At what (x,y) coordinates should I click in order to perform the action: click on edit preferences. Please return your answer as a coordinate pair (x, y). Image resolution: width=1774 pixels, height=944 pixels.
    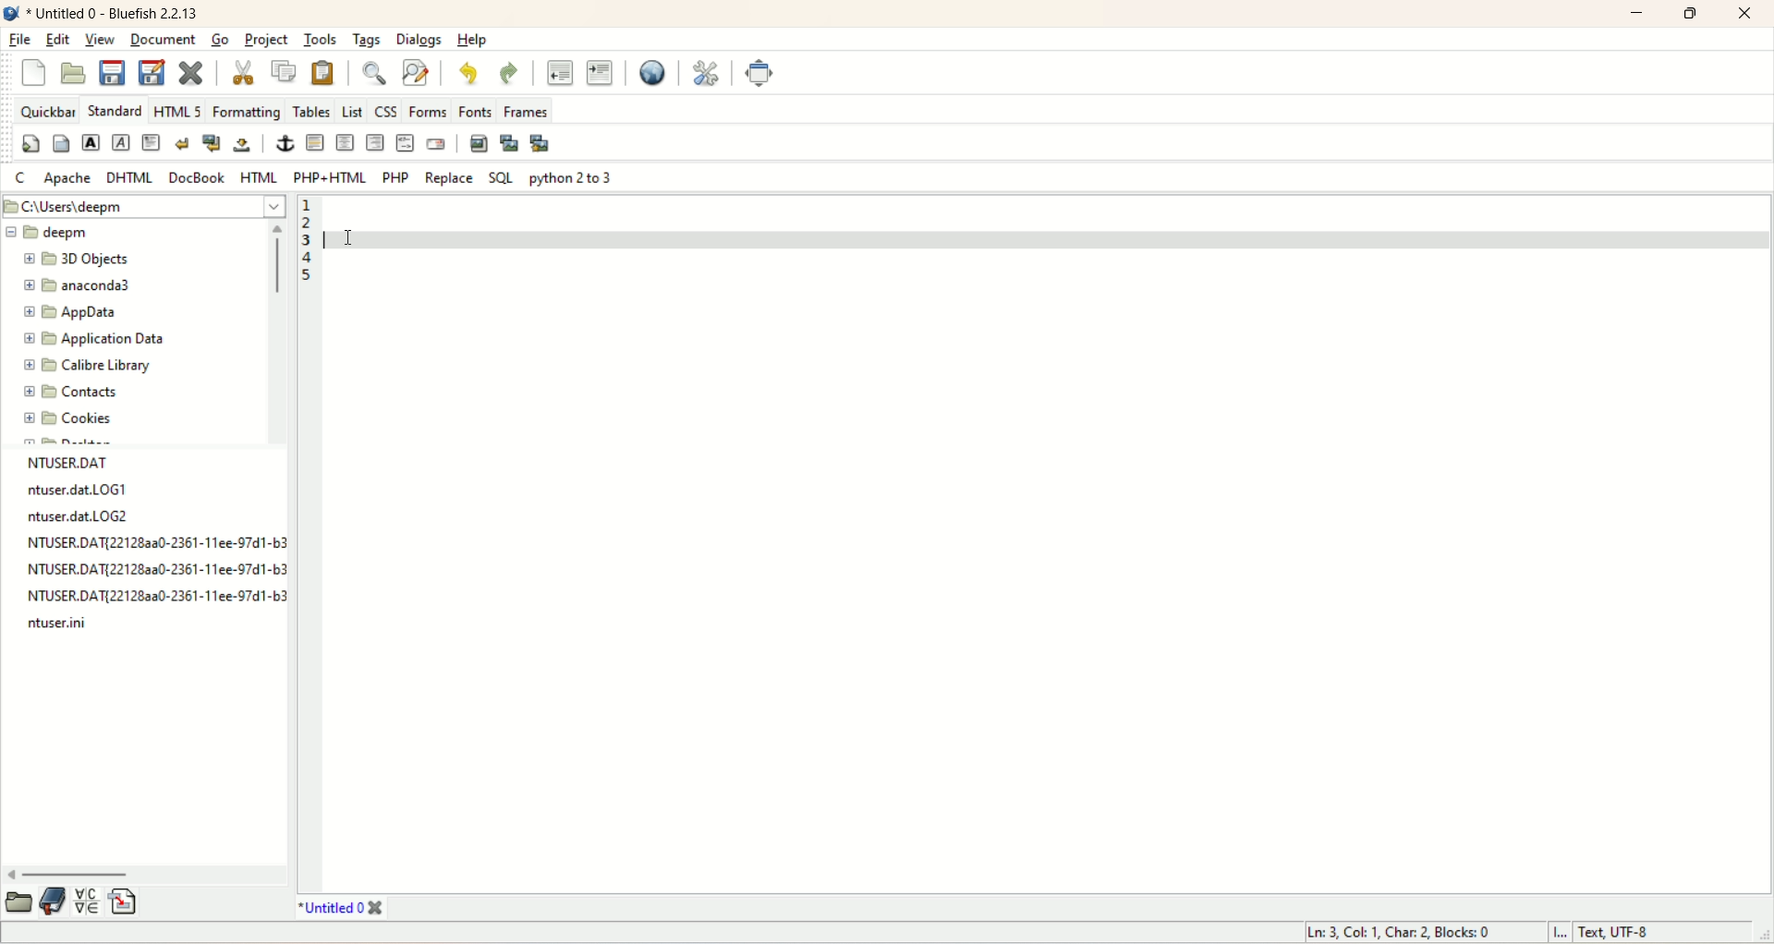
    Looking at the image, I should click on (704, 73).